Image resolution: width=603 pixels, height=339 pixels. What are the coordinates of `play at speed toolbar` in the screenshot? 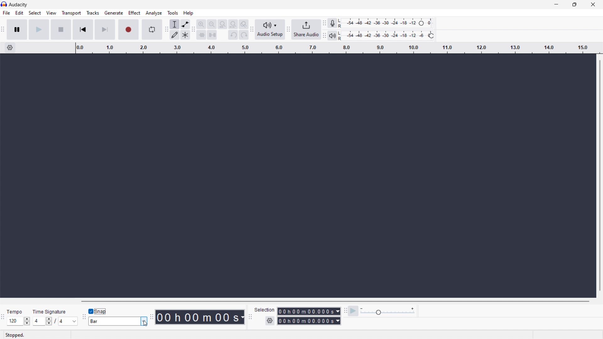 It's located at (345, 311).